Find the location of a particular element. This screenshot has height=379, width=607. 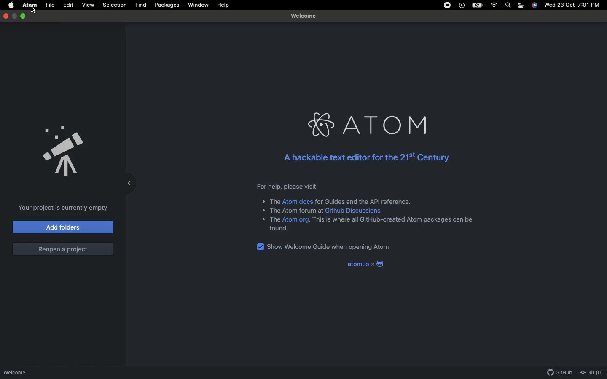

For help, please visit is located at coordinates (287, 186).